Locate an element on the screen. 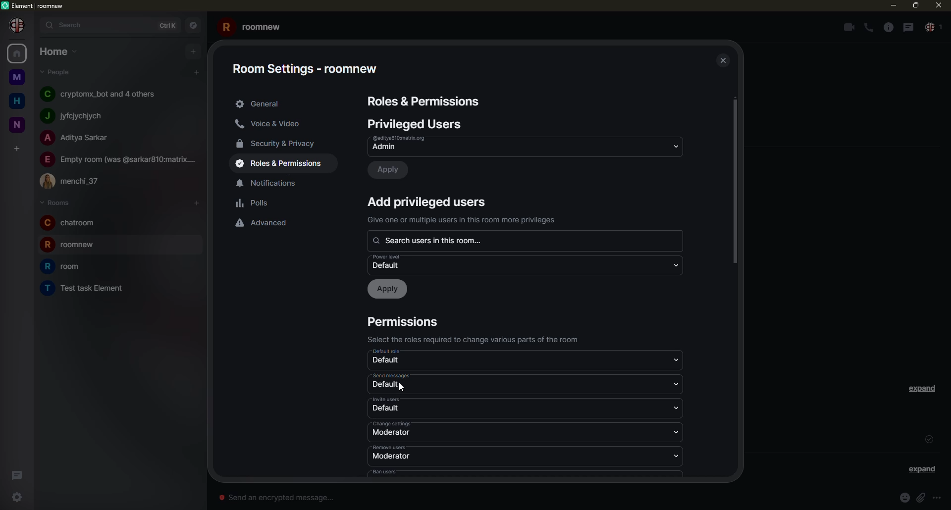 This screenshot has height=510, width=951. drop is located at coordinates (679, 408).